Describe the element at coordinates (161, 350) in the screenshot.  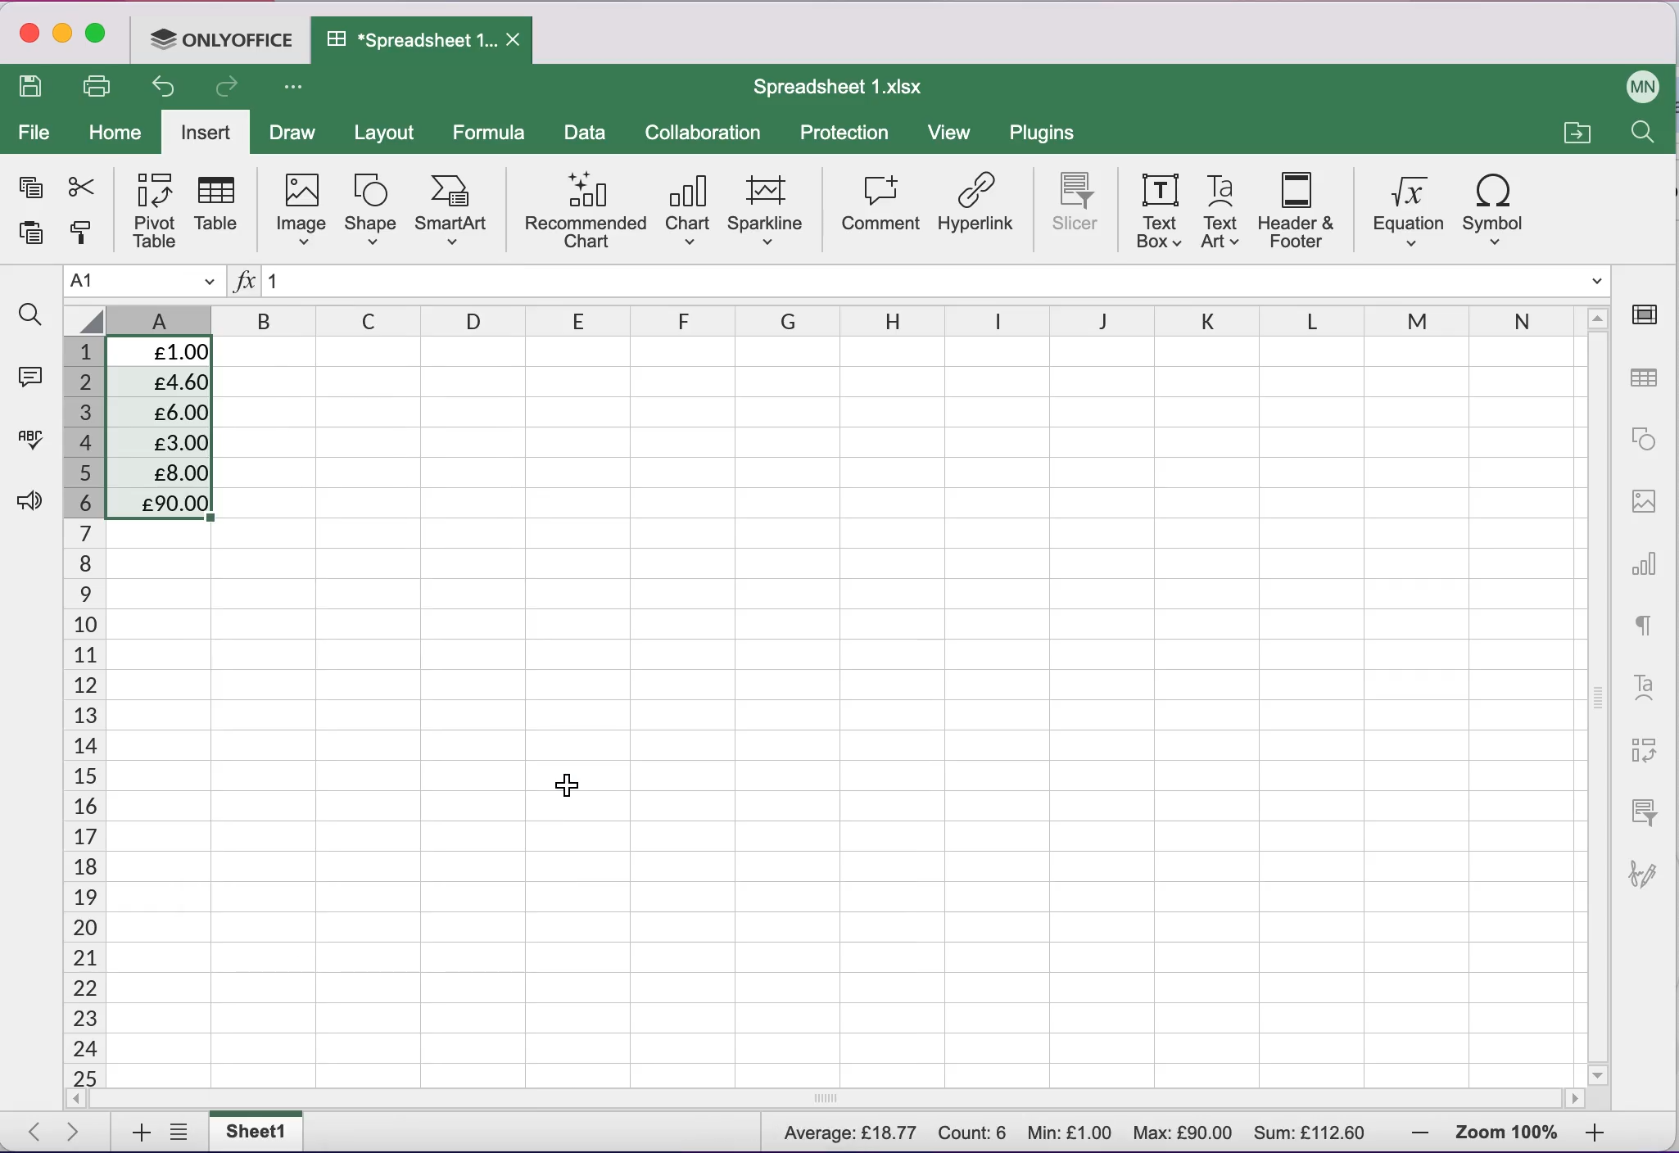
I see `£1.00` at that location.